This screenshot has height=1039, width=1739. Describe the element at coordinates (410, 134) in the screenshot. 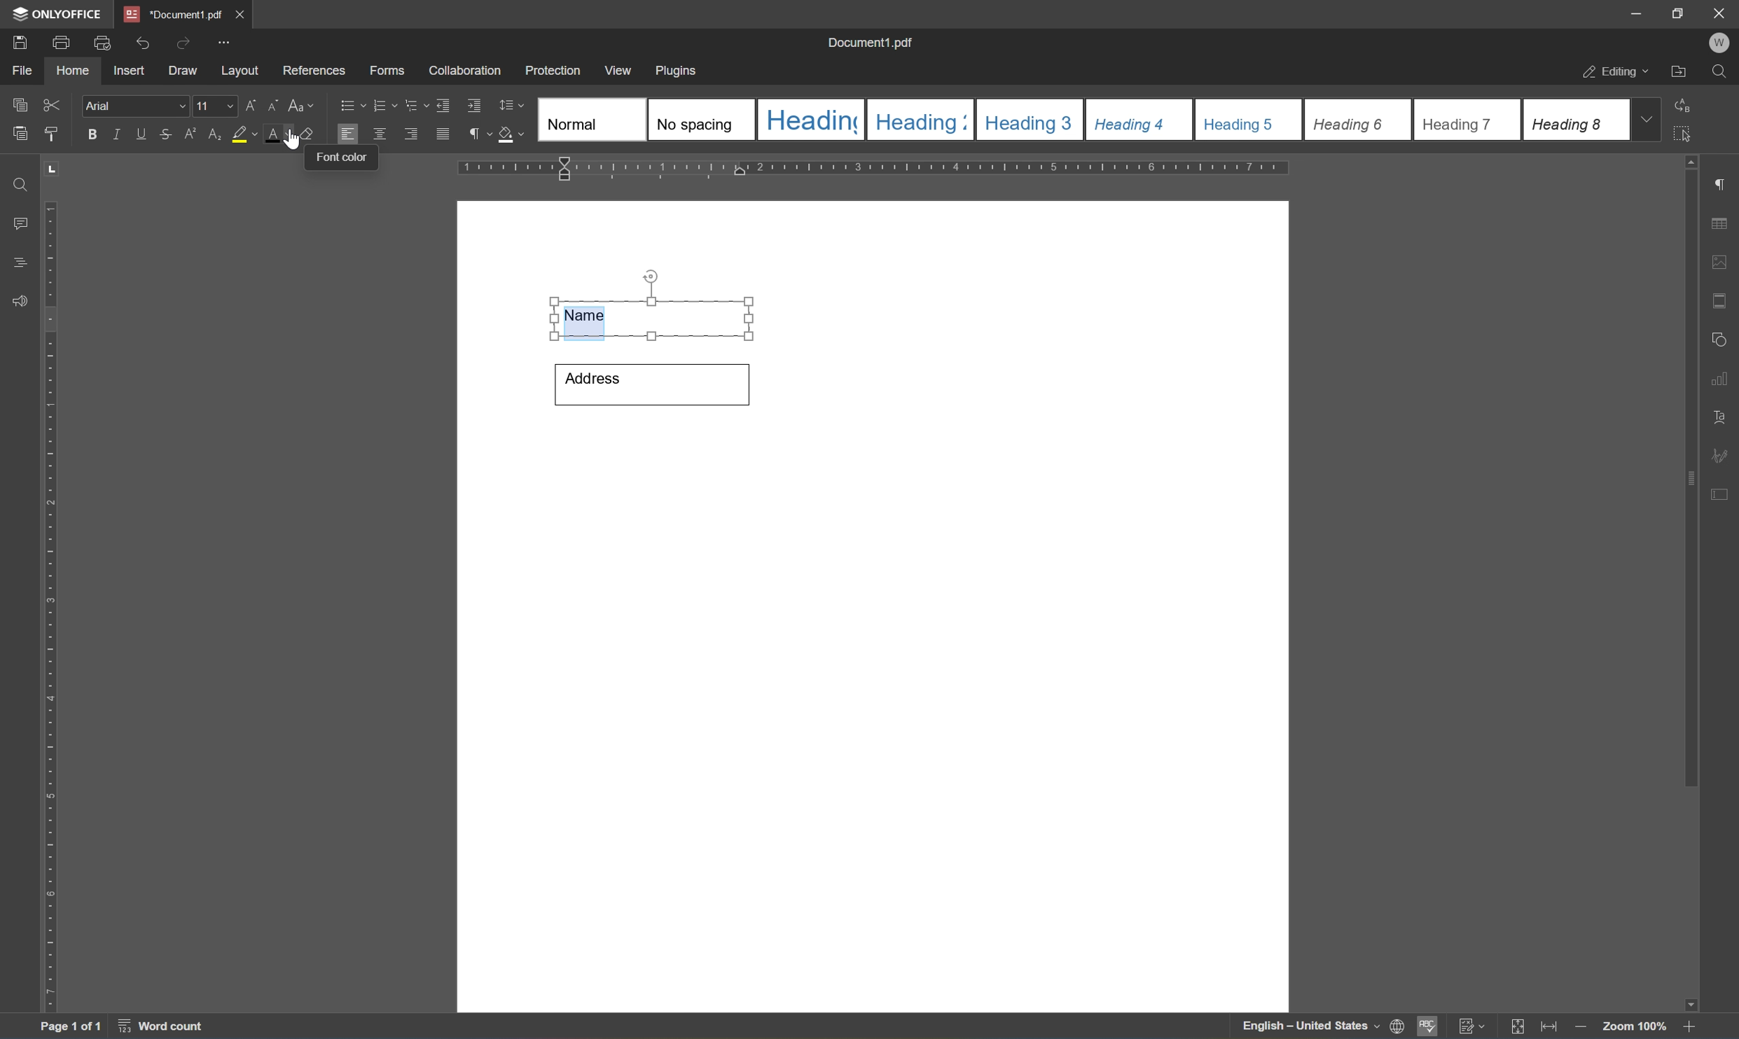

I see `align right` at that location.